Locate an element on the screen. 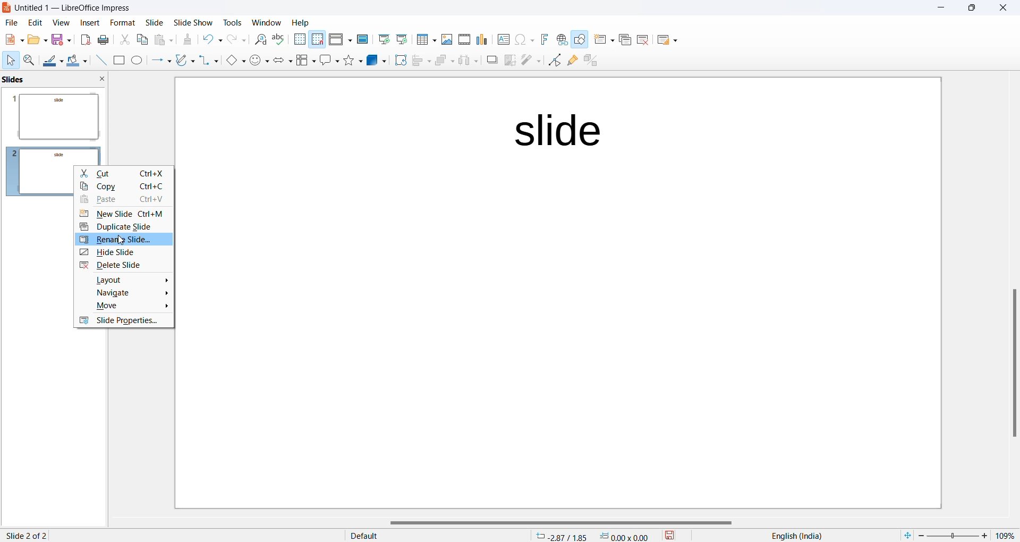 This screenshot has height=542, width=1020. scroll bar is located at coordinates (1013, 365).